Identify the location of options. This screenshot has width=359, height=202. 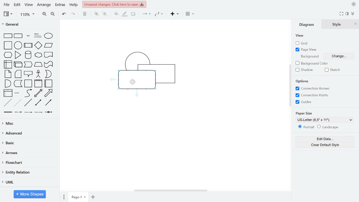
(302, 81).